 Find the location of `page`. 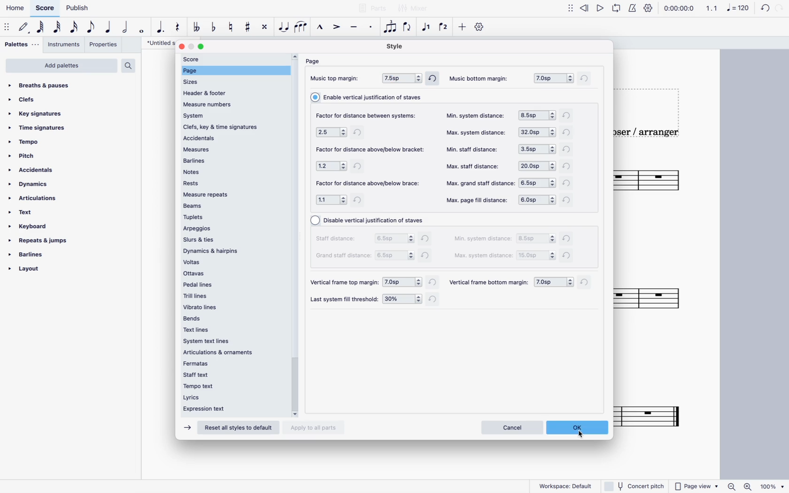

page is located at coordinates (313, 62).